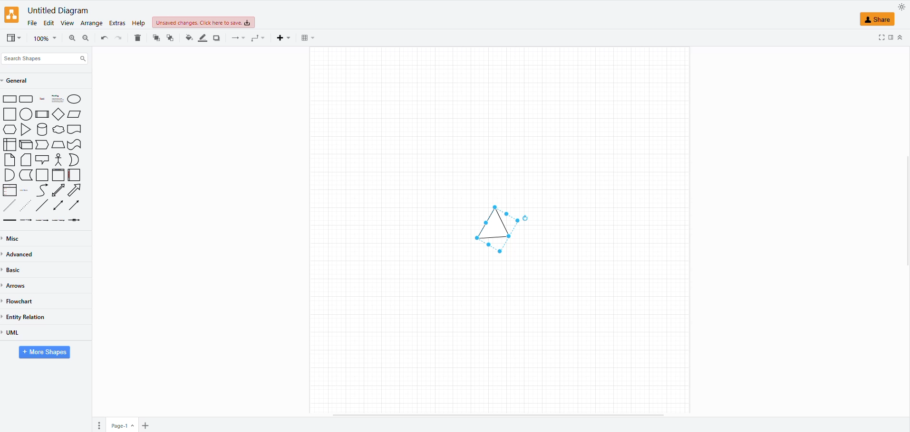 This screenshot has width=910, height=432. Describe the element at coordinates (26, 175) in the screenshot. I see `Curved Page` at that location.